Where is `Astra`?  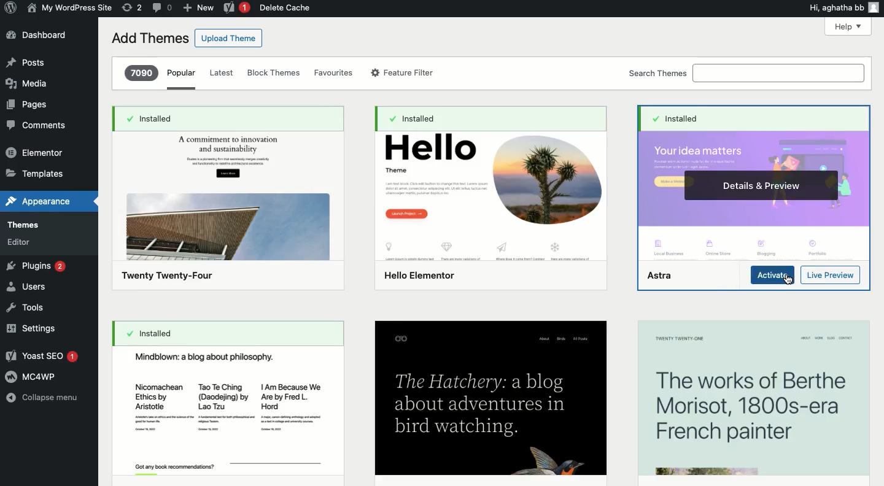
Astra is located at coordinates (659, 277).